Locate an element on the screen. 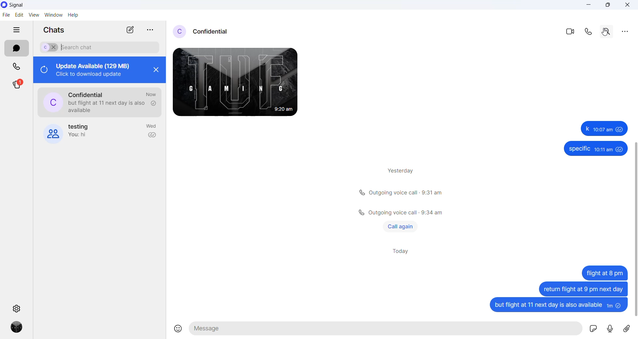 The image size is (638, 339). message text area is located at coordinates (387, 329).